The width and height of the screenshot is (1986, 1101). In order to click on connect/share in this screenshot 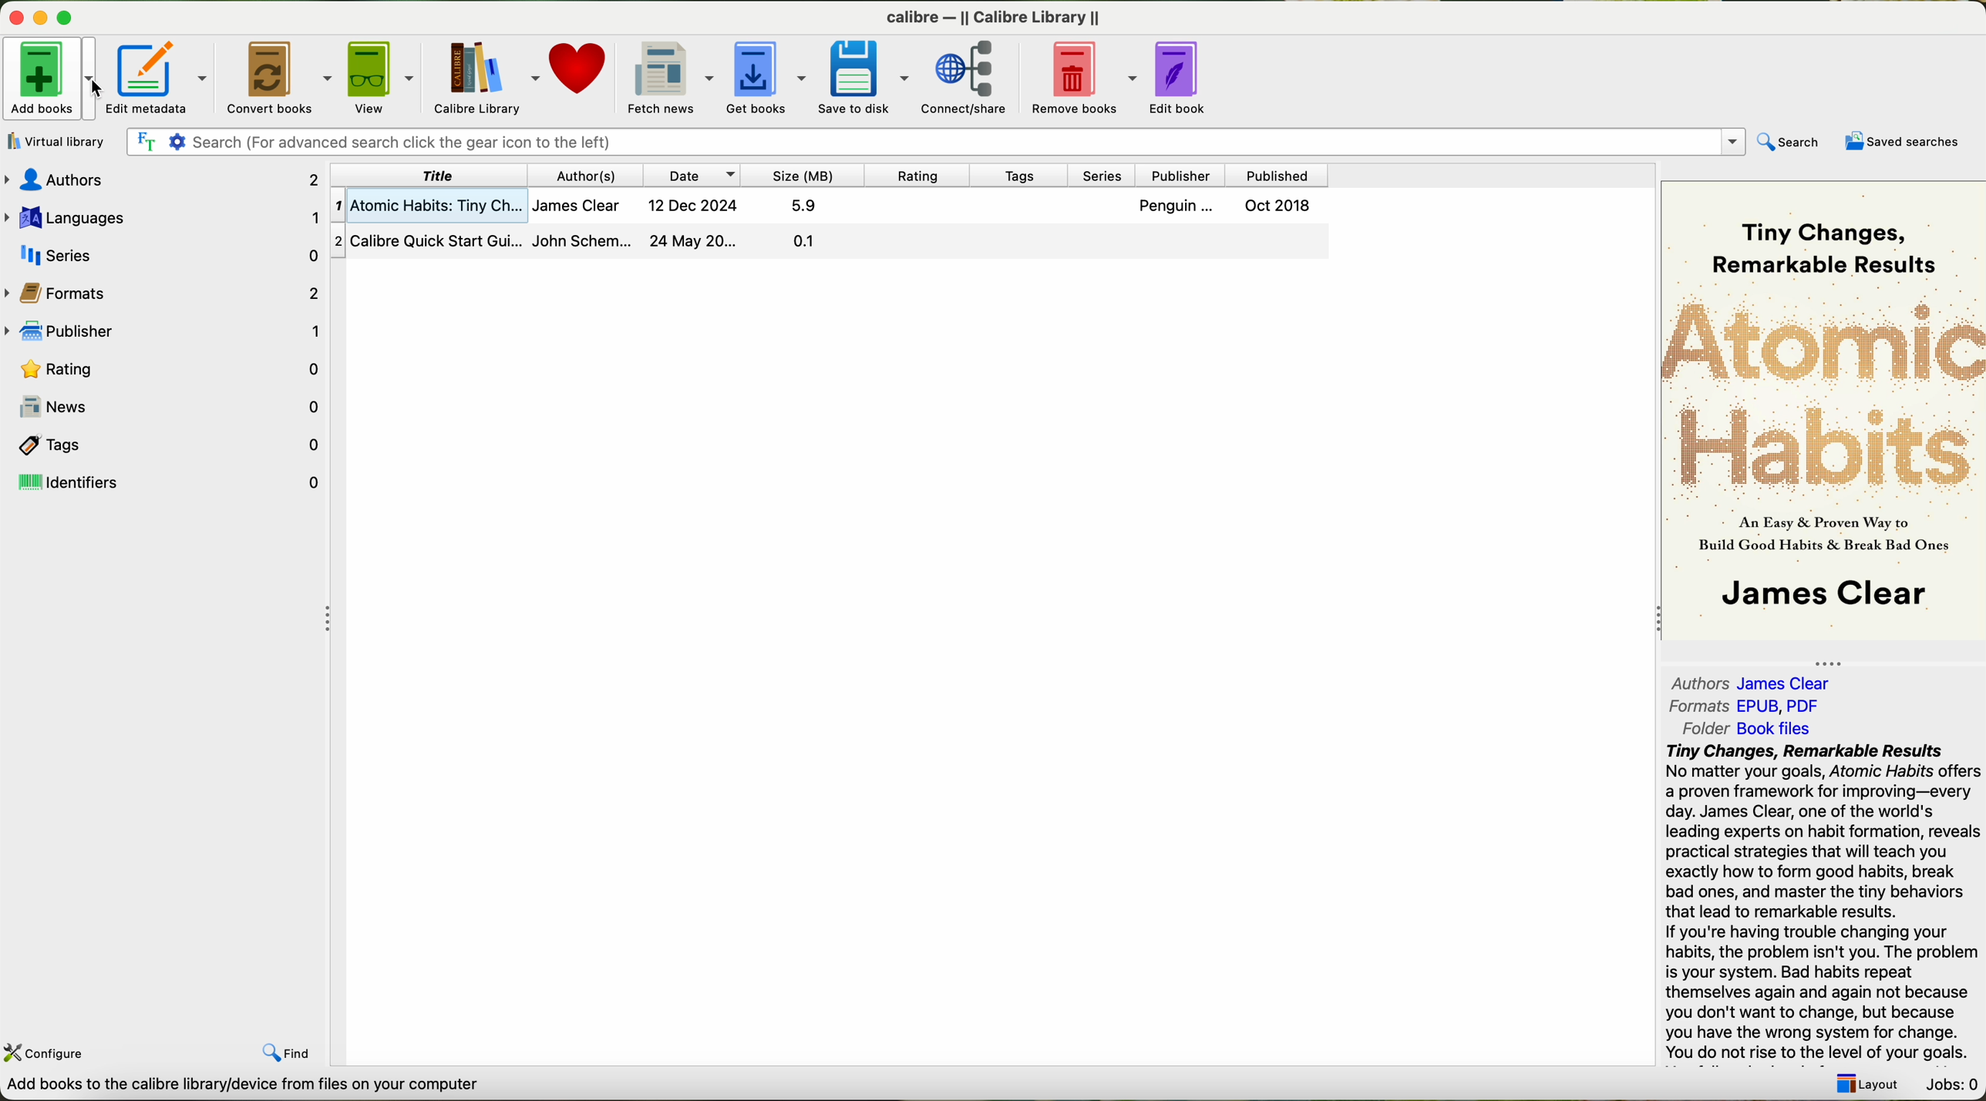, I will do `click(968, 79)`.